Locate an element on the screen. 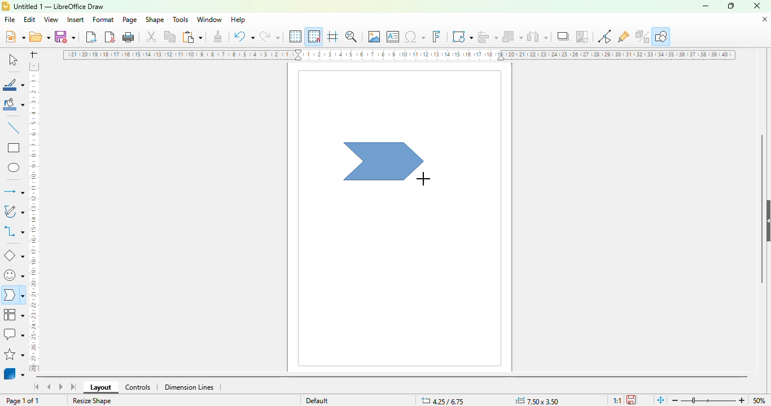 The height and width of the screenshot is (406, 771). insert line is located at coordinates (14, 127).